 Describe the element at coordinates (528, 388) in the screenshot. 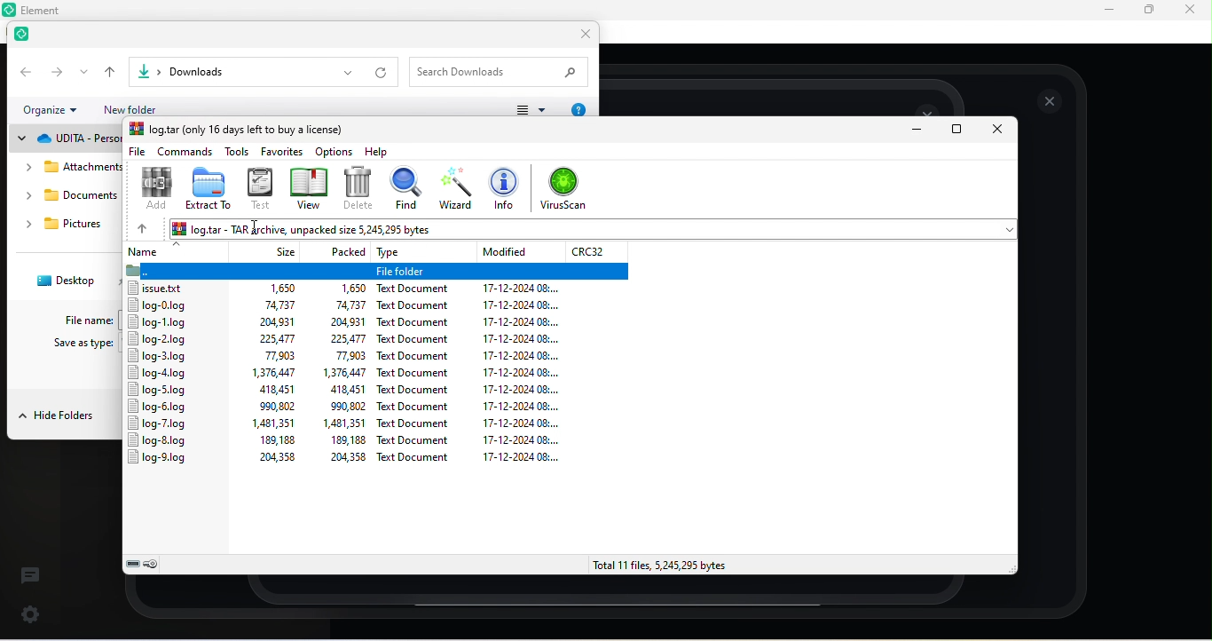

I see `17-12-2024 08:...` at that location.